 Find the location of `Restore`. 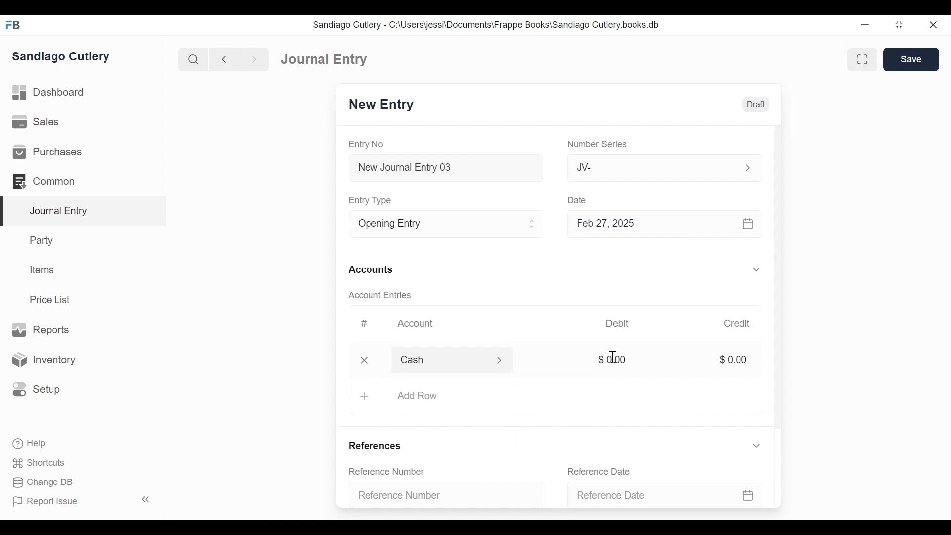

Restore is located at coordinates (898, 24).